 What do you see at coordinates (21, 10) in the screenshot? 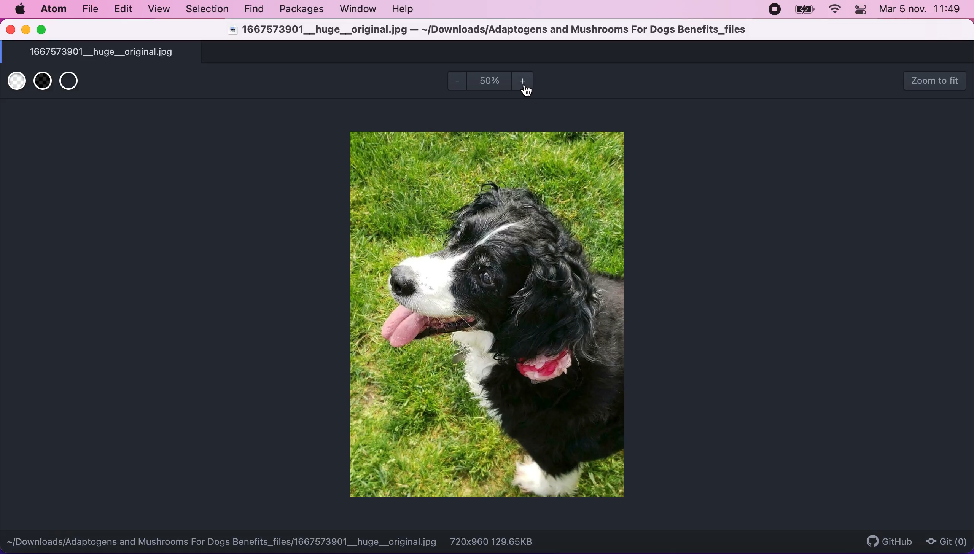
I see `mac logo` at bounding box center [21, 10].